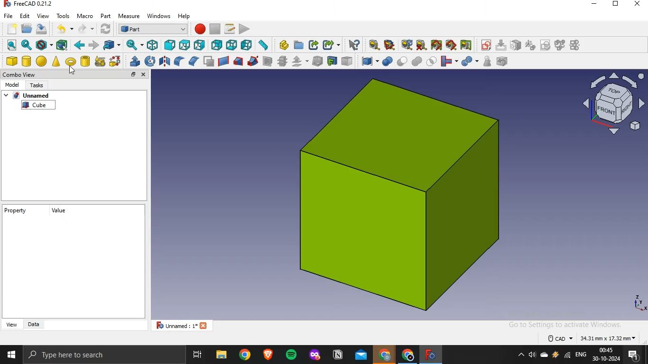  What do you see at coordinates (216, 45) in the screenshot?
I see `rear` at bounding box center [216, 45].